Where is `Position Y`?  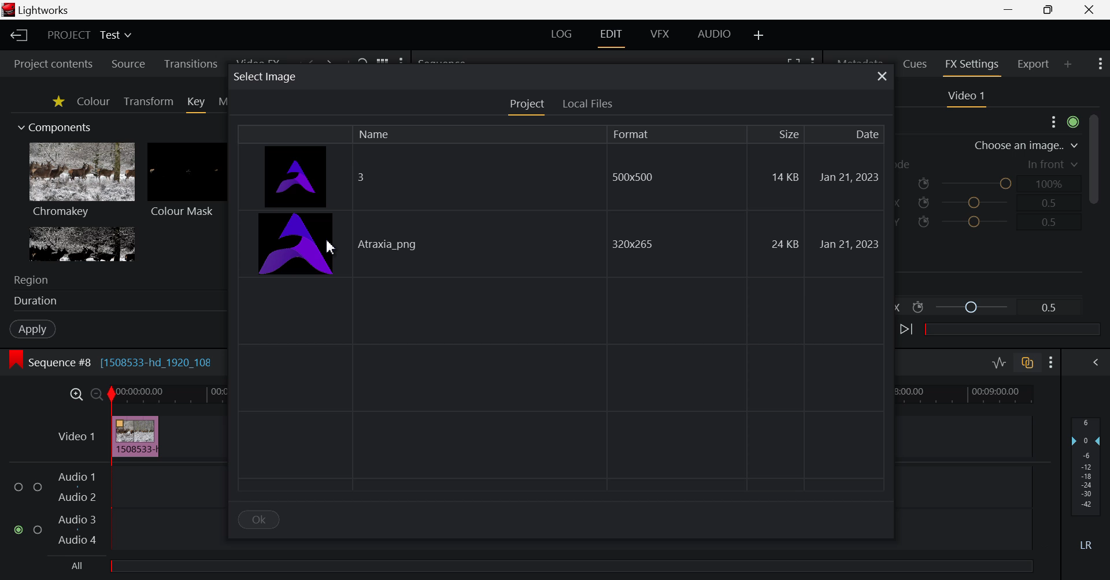 Position Y is located at coordinates (976, 222).